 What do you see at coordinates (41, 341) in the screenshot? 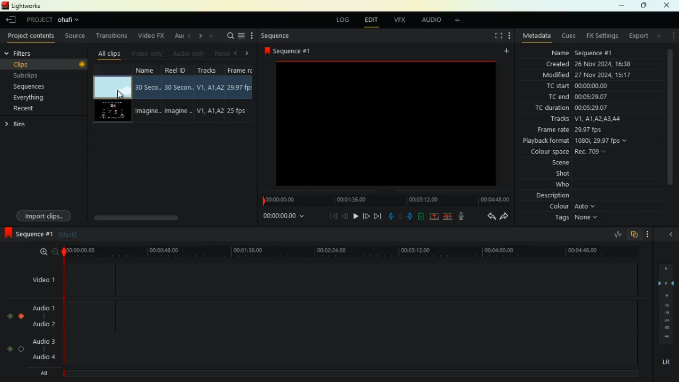
I see `audio3` at bounding box center [41, 341].